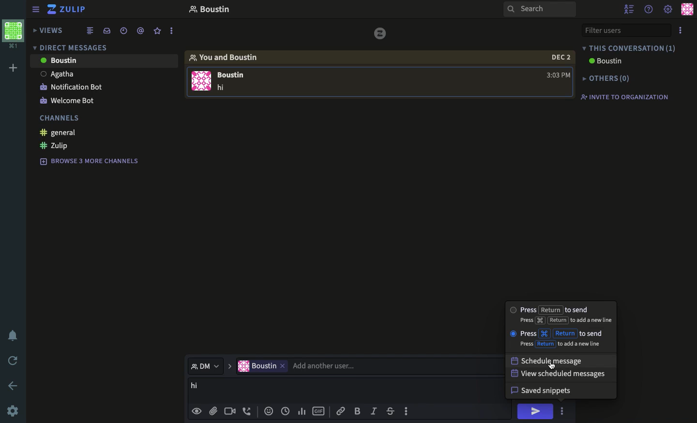  I want to click on help, so click(649, 9).